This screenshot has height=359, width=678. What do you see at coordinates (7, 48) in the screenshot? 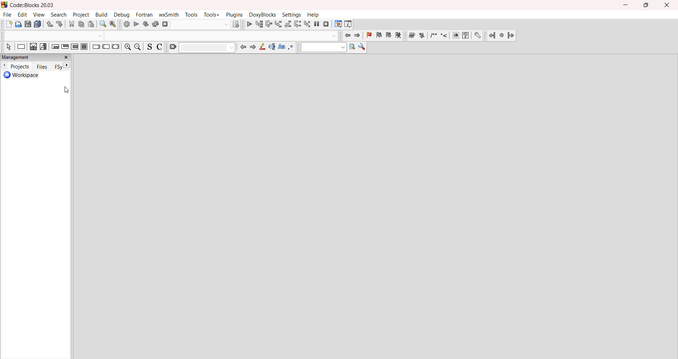
I see `select` at bounding box center [7, 48].